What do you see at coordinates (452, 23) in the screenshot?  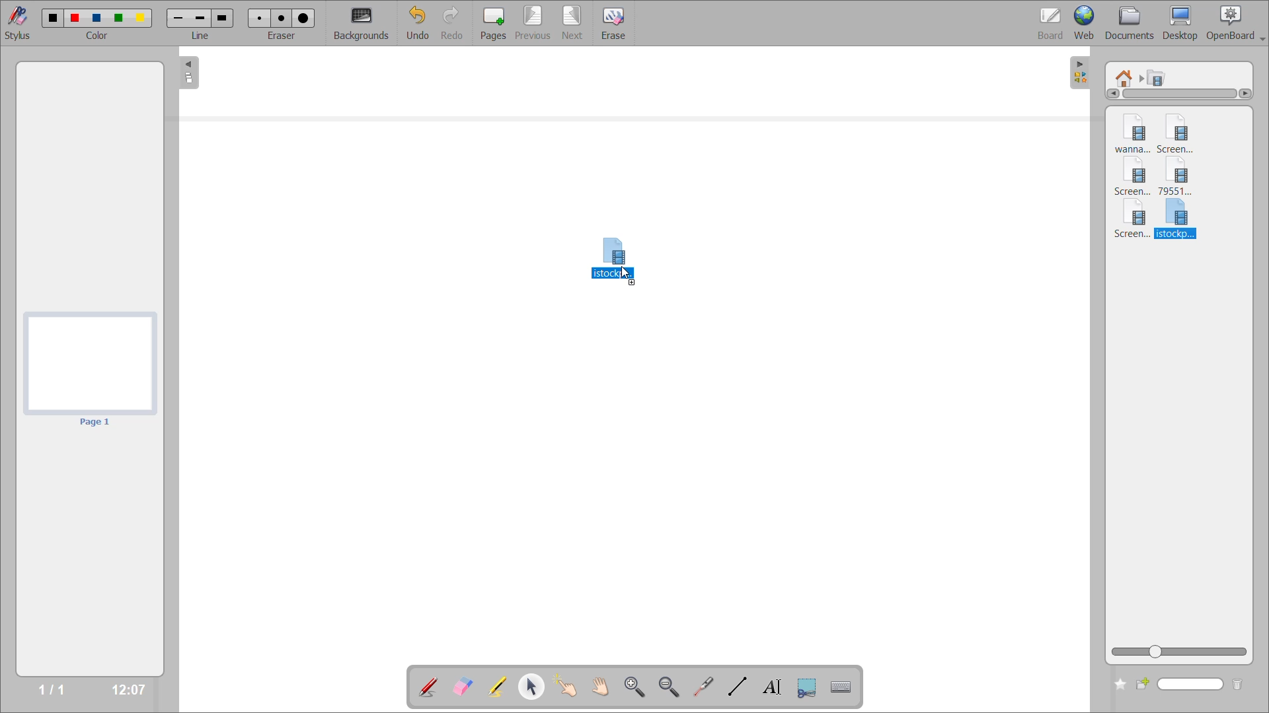 I see `redo` at bounding box center [452, 23].